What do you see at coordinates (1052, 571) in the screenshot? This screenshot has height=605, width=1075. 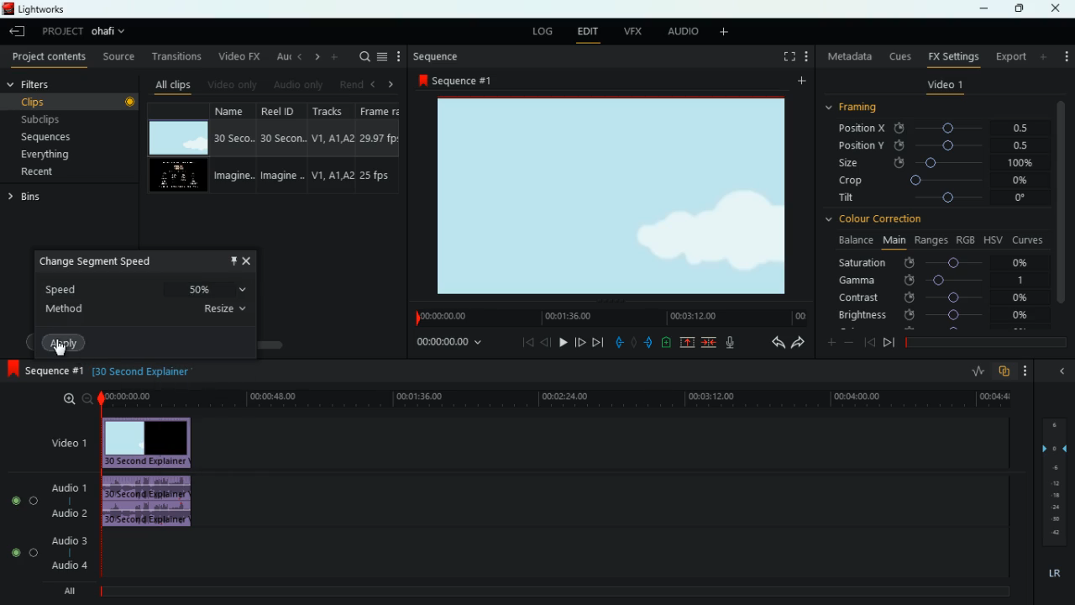 I see `lr` at bounding box center [1052, 571].